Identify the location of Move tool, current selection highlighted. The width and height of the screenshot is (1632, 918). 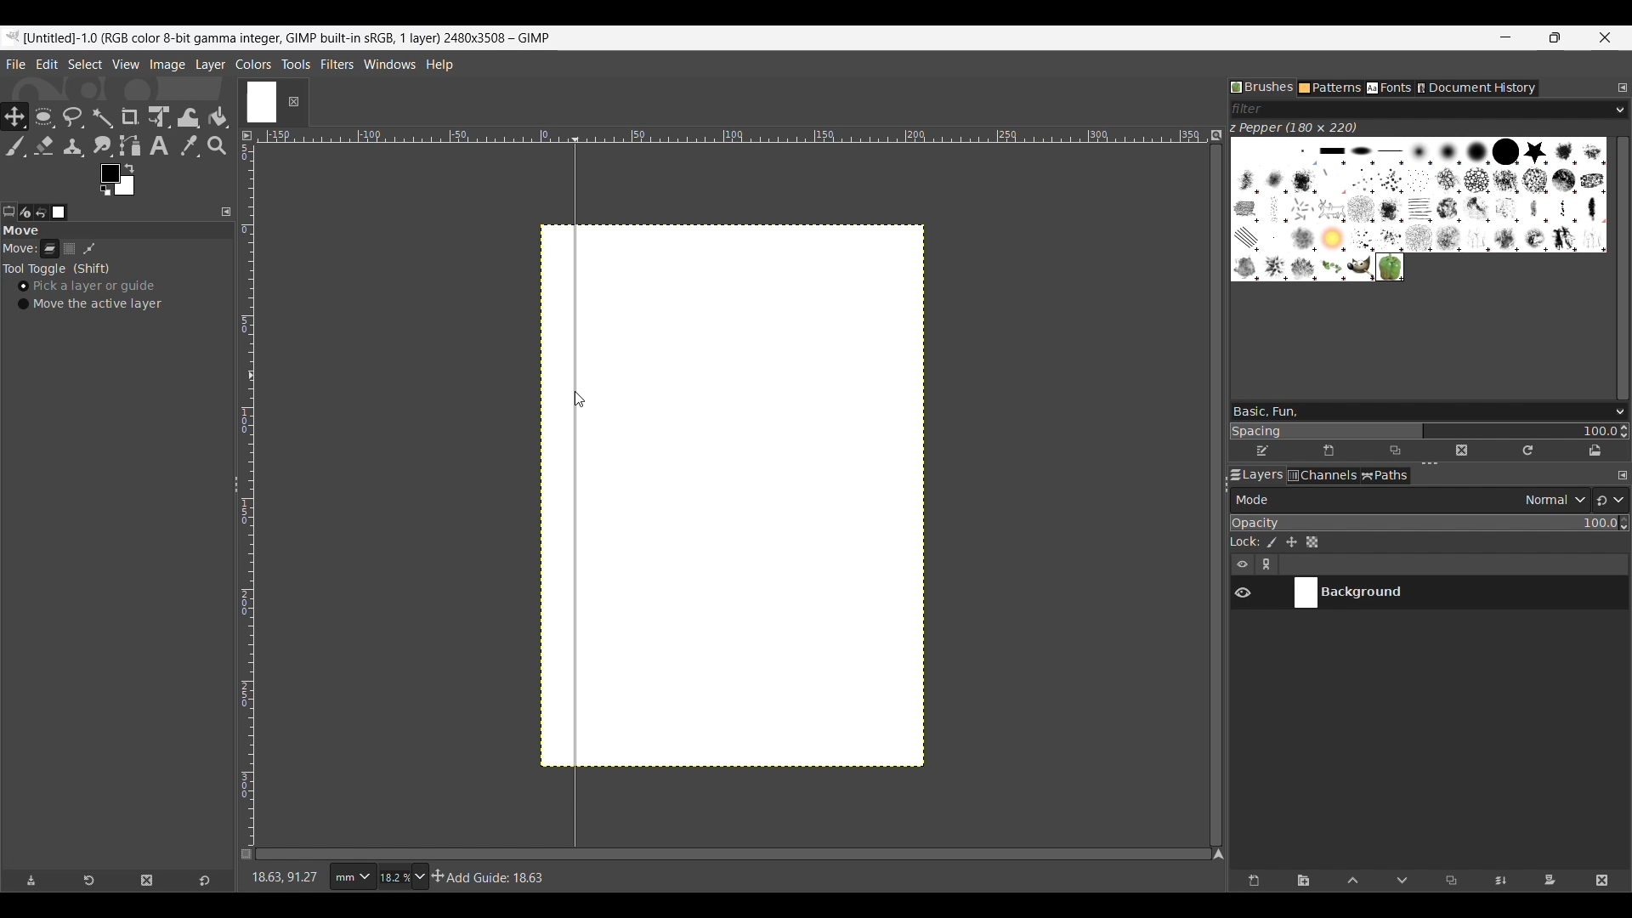
(13, 115).